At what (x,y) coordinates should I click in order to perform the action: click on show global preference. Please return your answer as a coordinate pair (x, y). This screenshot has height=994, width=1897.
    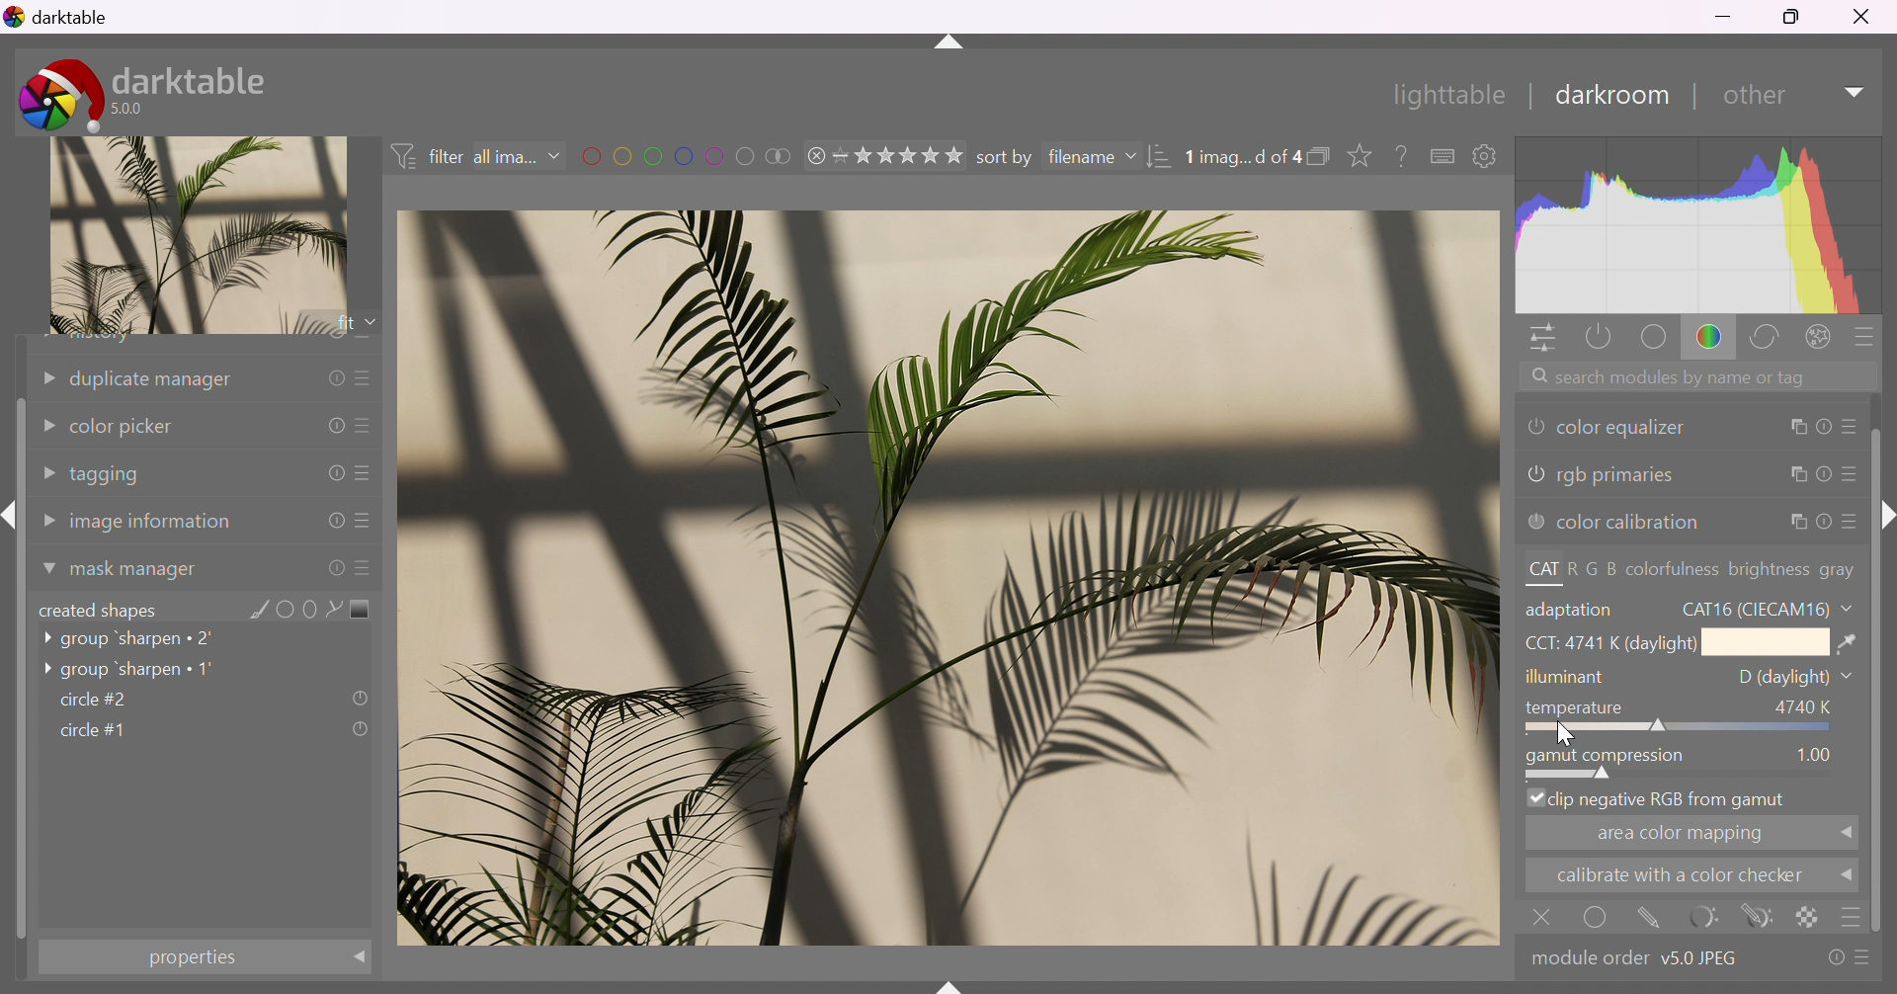
    Looking at the image, I should click on (1485, 156).